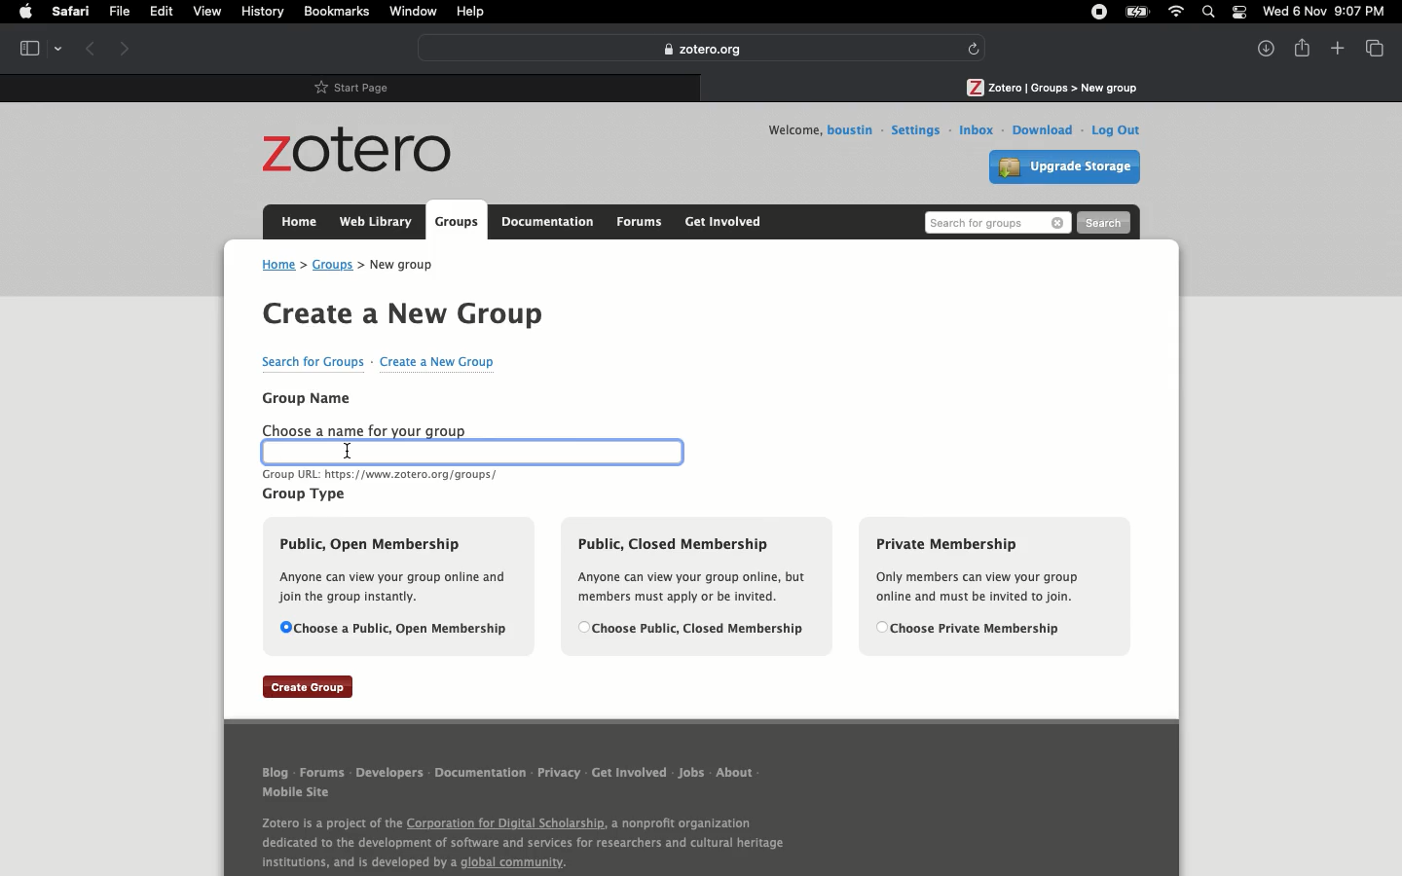  What do you see at coordinates (548, 222) in the screenshot?
I see `Documentation` at bounding box center [548, 222].